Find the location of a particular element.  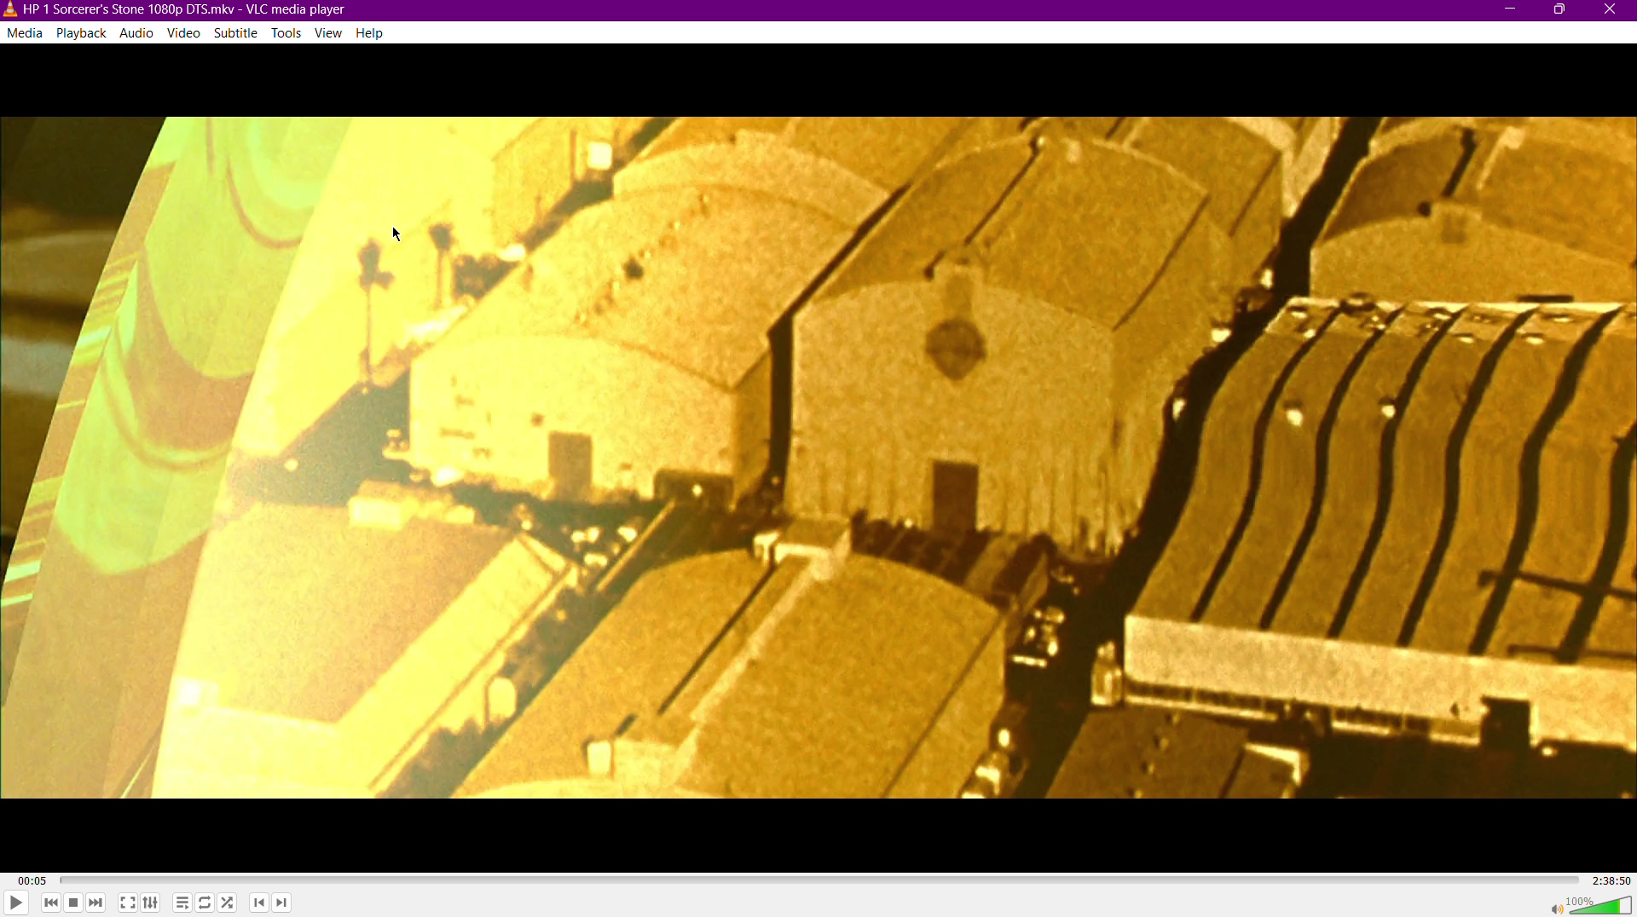

2:38:50 is located at coordinates (1613, 878).